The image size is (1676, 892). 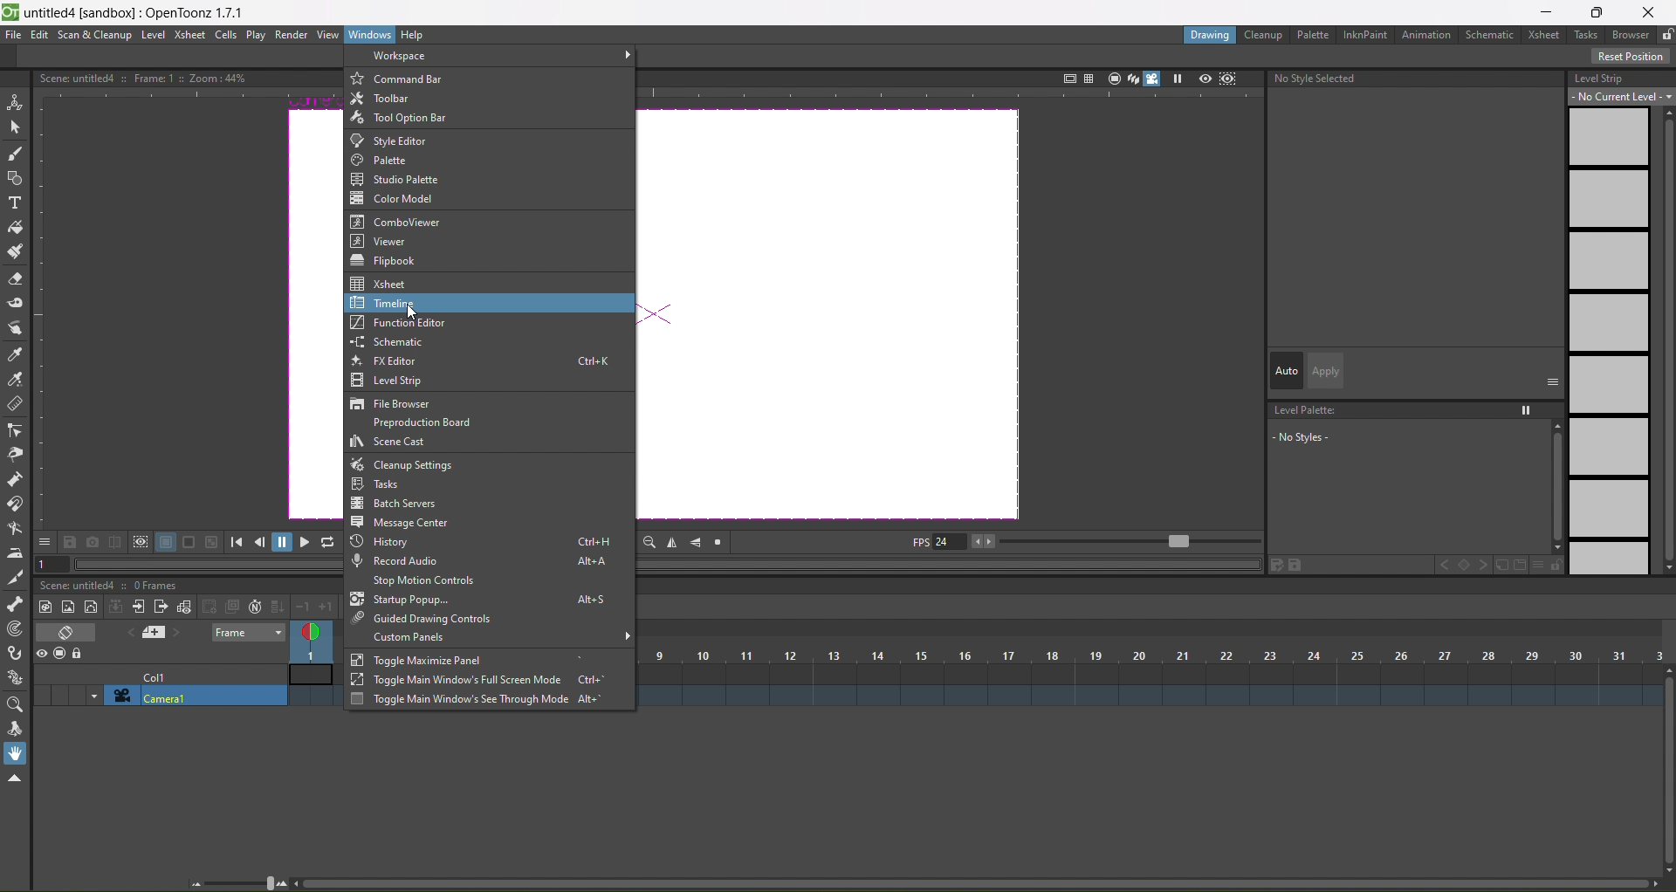 I want to click on increasestep, so click(x=317, y=606).